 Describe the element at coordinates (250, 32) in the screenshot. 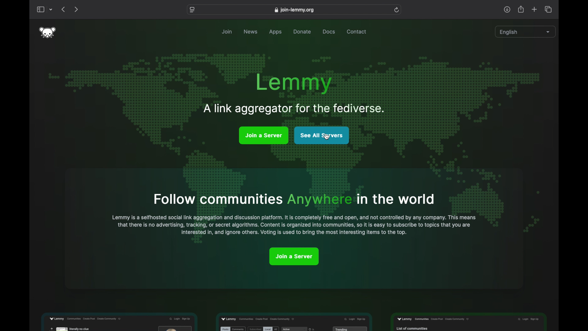

I see `news` at that location.